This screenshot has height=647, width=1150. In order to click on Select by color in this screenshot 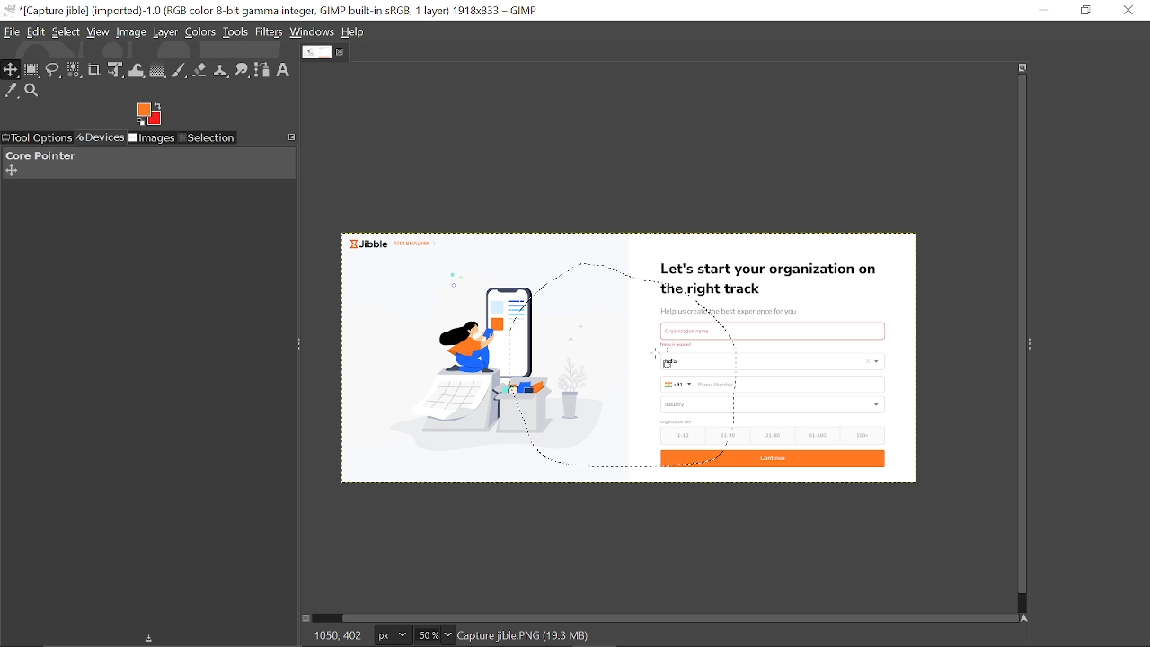, I will do `click(75, 71)`.